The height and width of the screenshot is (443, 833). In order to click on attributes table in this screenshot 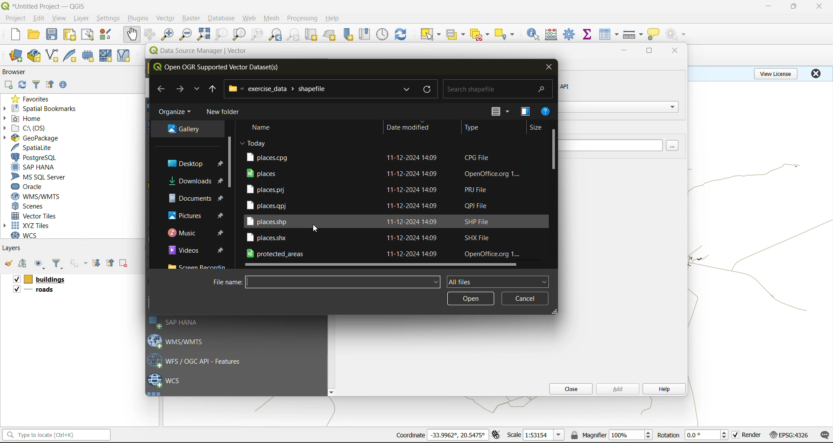, I will do `click(609, 35)`.